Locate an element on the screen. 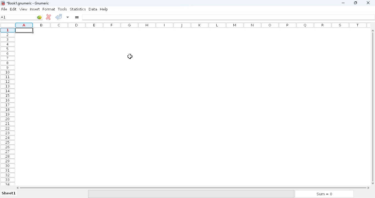  format is located at coordinates (49, 9).